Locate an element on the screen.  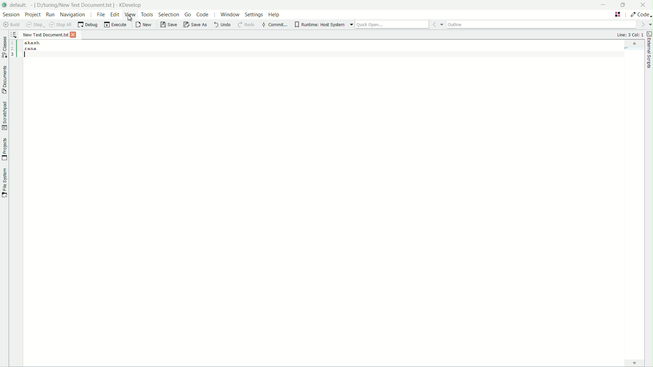
toggle projects is located at coordinates (4, 150).